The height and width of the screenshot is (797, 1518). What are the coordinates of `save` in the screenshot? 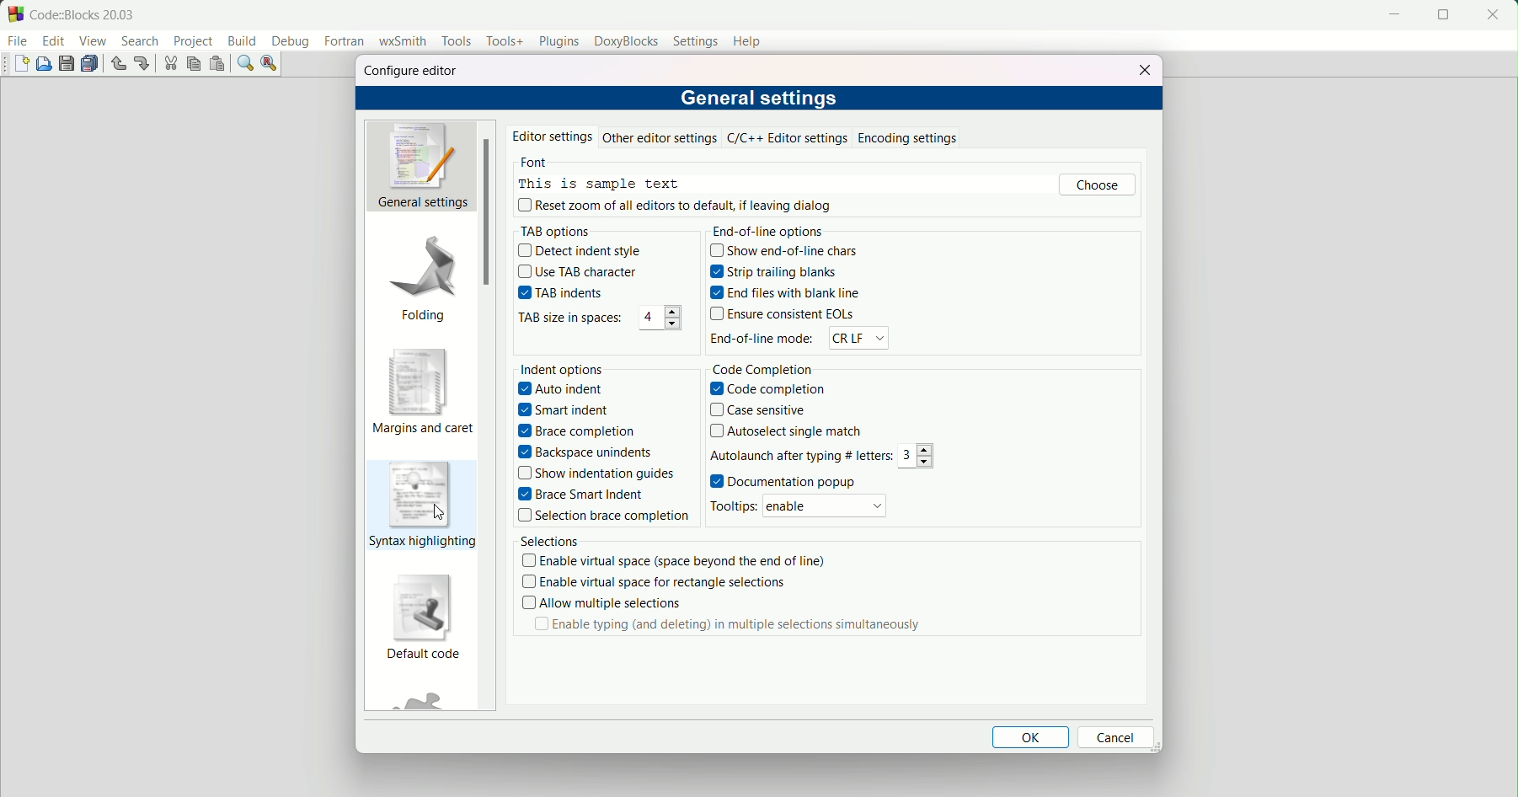 It's located at (67, 62).